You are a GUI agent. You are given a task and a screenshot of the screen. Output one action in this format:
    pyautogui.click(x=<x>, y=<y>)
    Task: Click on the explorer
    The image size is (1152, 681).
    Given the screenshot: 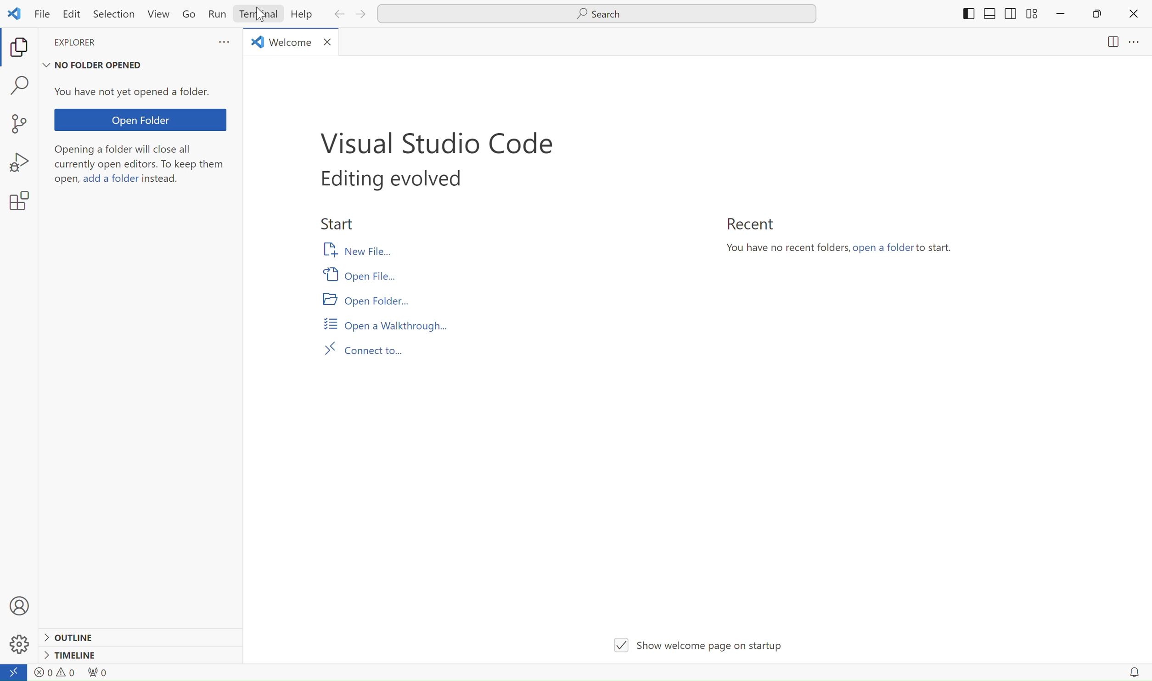 What is the action you would take?
    pyautogui.click(x=94, y=43)
    